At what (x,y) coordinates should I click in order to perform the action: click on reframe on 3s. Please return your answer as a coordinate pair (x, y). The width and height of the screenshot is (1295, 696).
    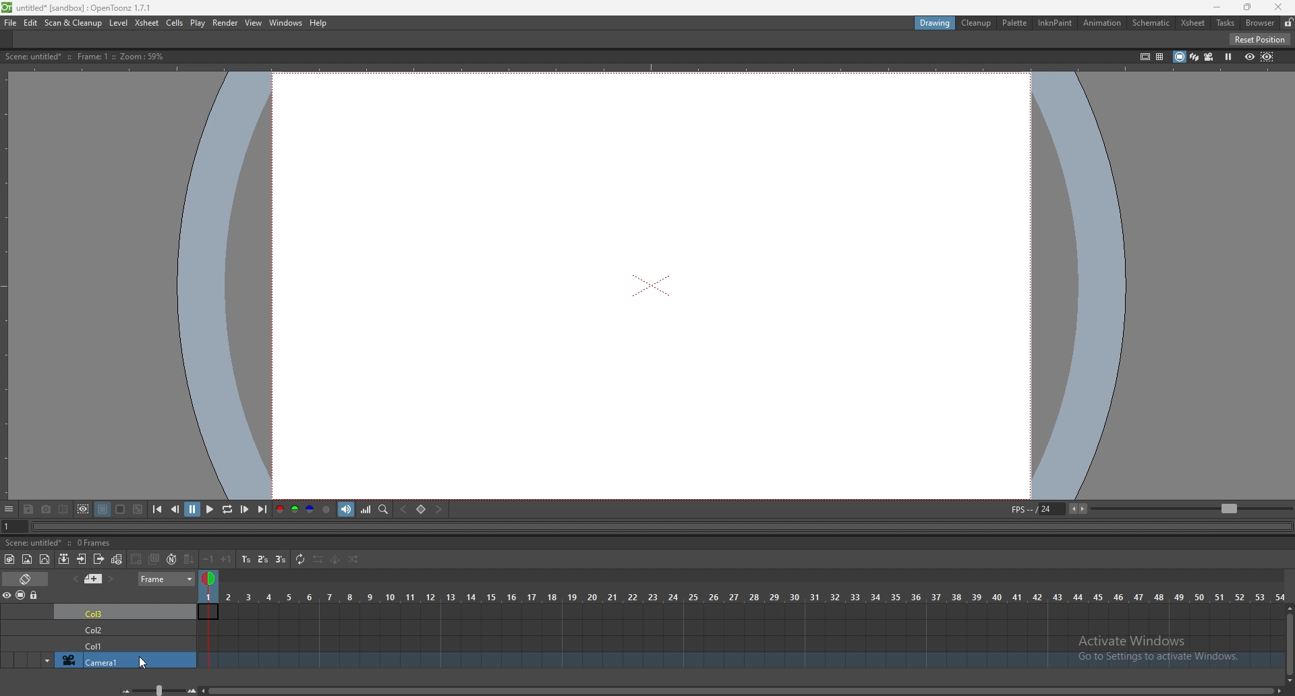
    Looking at the image, I should click on (281, 560).